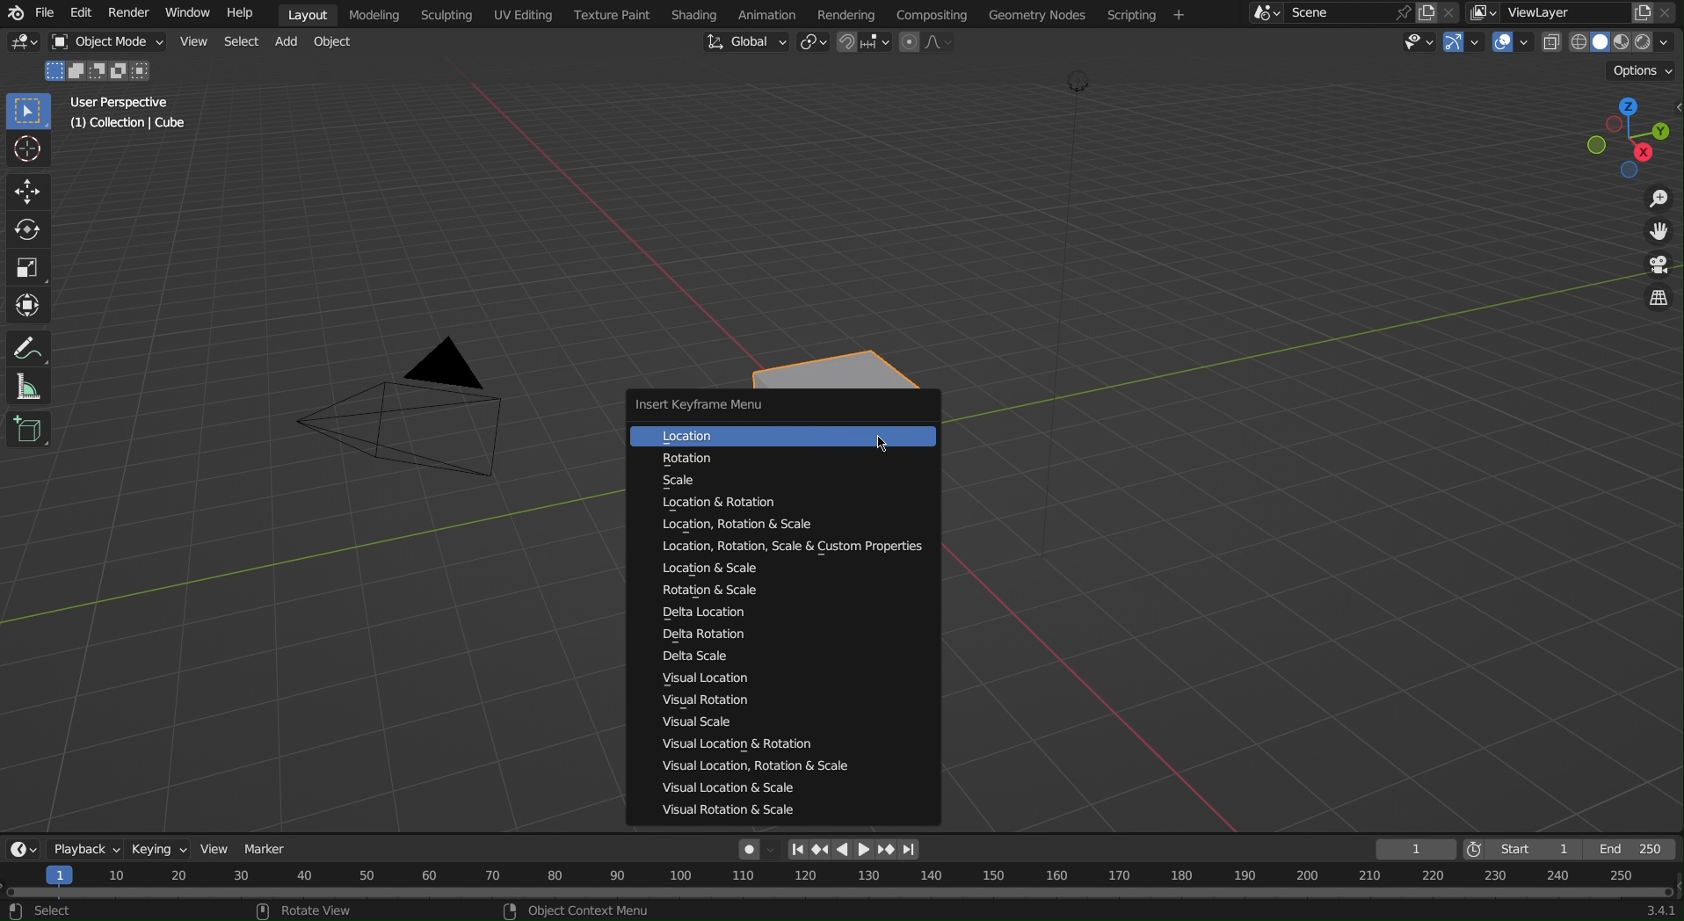 The height and width of the screenshot is (921, 1684). Describe the element at coordinates (692, 613) in the screenshot. I see `Delta Location` at that location.